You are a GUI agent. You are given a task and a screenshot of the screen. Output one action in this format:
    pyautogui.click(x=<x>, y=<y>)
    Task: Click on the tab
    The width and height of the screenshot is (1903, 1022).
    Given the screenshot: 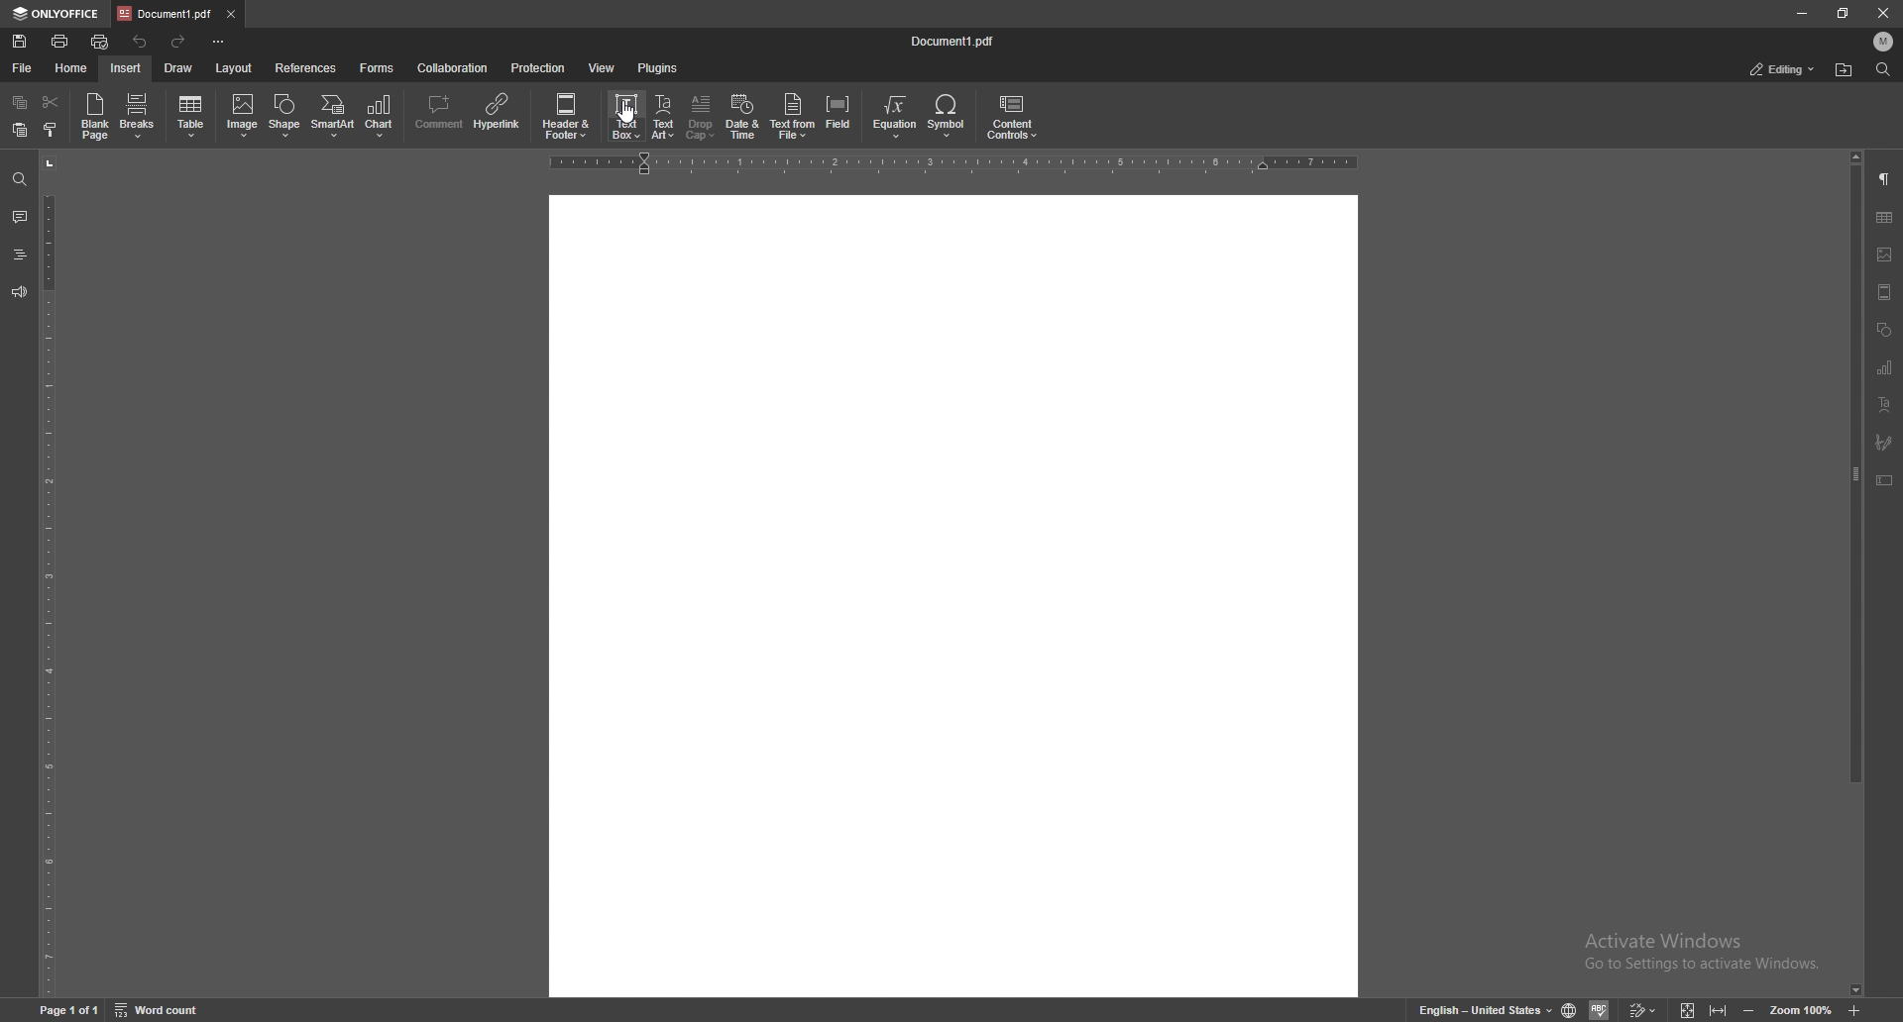 What is the action you would take?
    pyautogui.click(x=165, y=14)
    